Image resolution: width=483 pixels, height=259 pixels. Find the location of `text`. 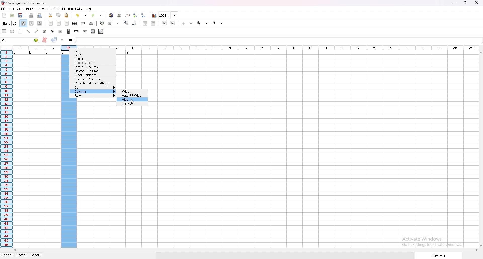

text is located at coordinates (41, 52).